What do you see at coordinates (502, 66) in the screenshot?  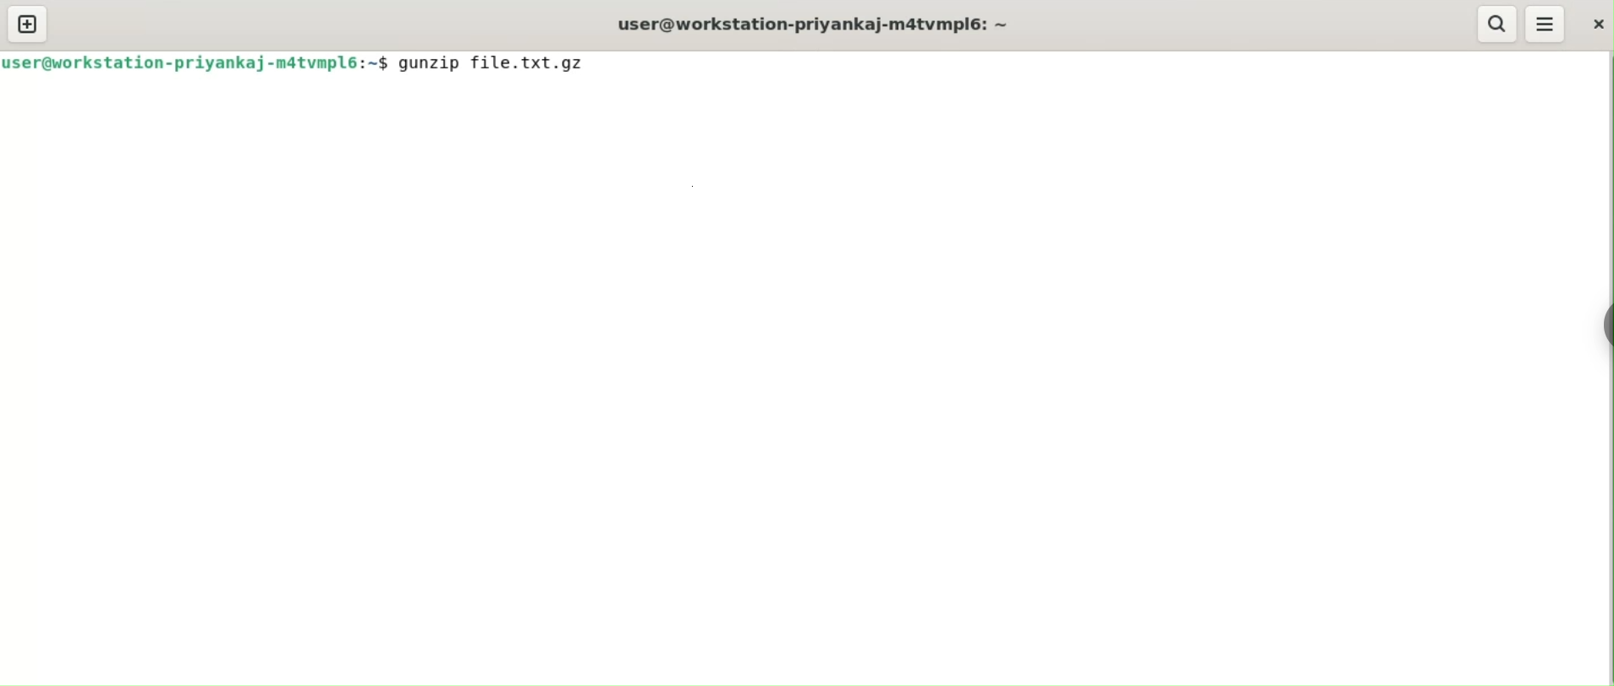 I see `gunzip file.txt.gz` at bounding box center [502, 66].